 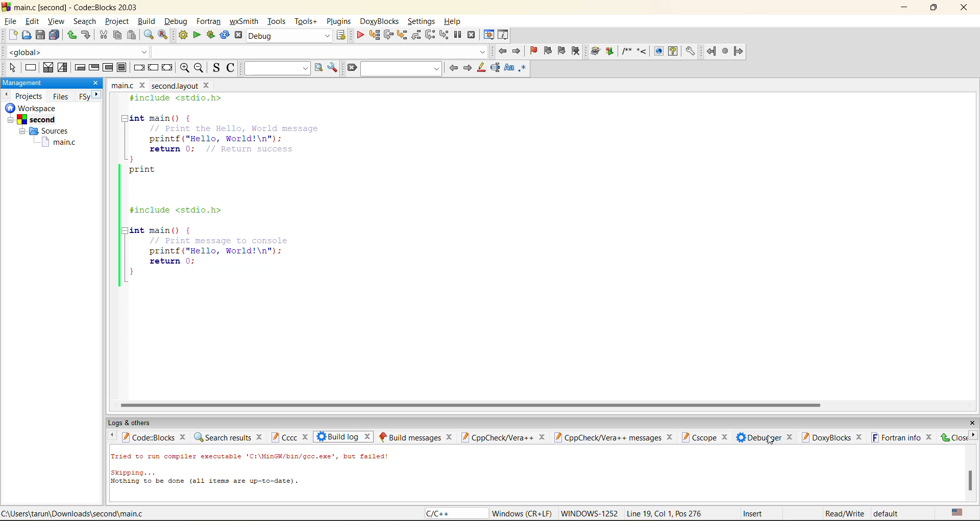 What do you see at coordinates (62, 68) in the screenshot?
I see `selection` at bounding box center [62, 68].